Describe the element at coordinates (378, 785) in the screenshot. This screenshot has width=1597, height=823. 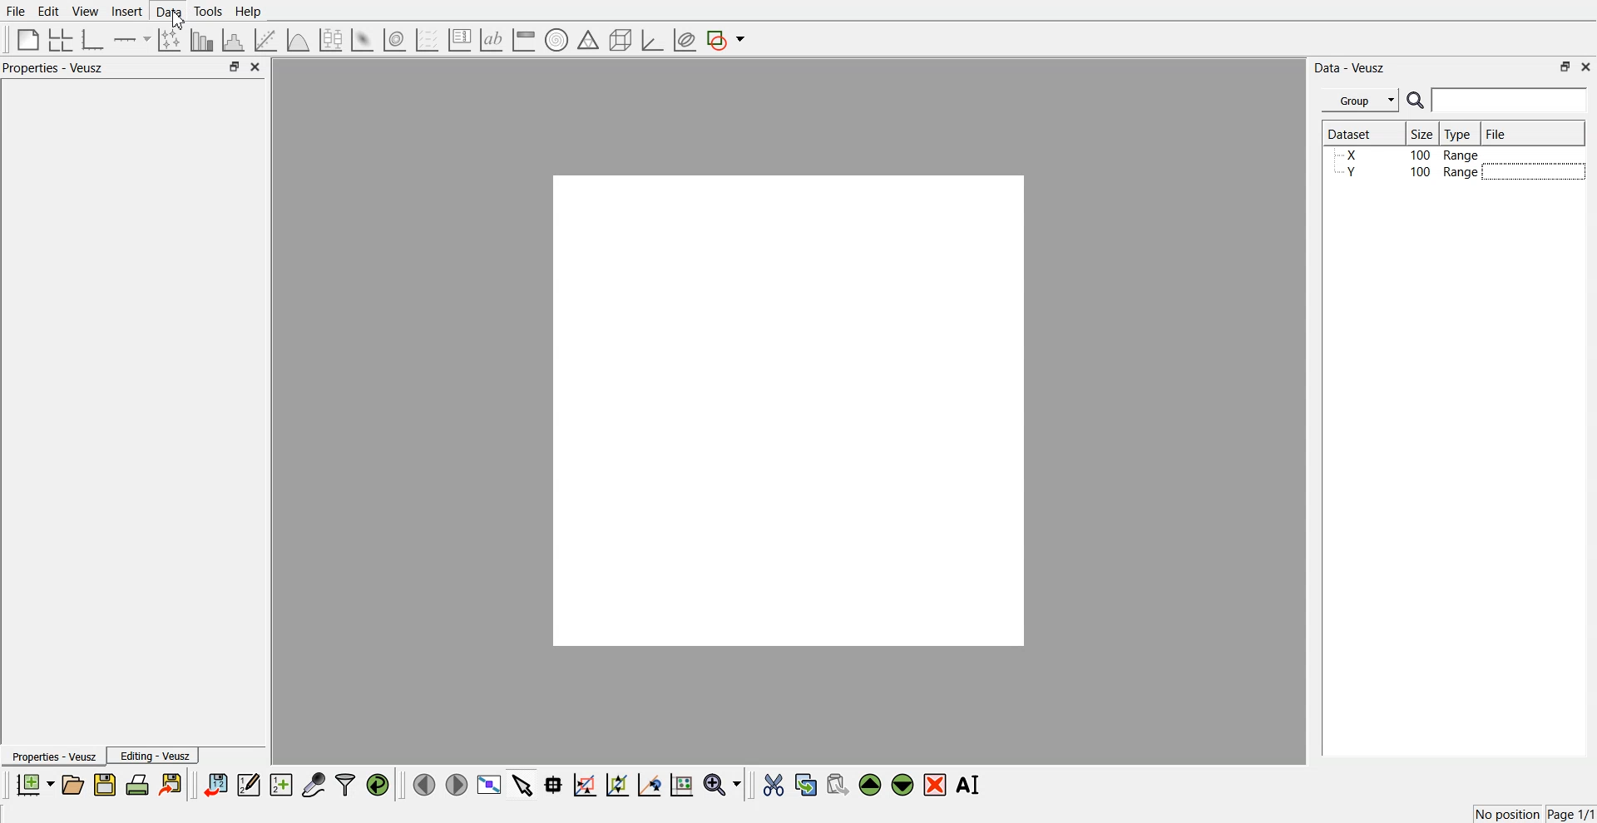
I see `Reload linked dataset` at that location.